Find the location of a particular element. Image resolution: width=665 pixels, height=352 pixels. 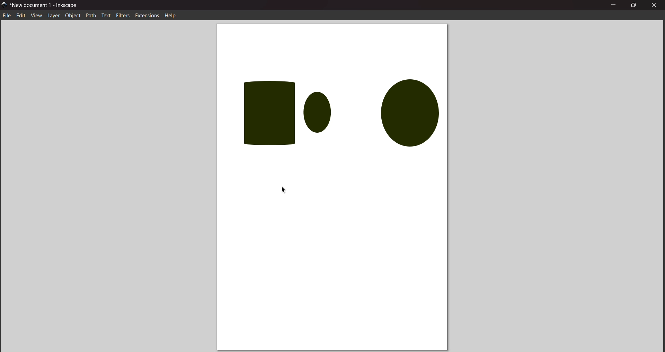

objects is located at coordinates (339, 110).